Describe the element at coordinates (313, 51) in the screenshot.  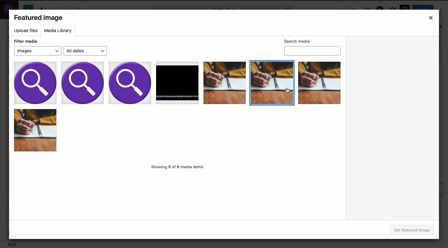
I see `Search media` at that location.